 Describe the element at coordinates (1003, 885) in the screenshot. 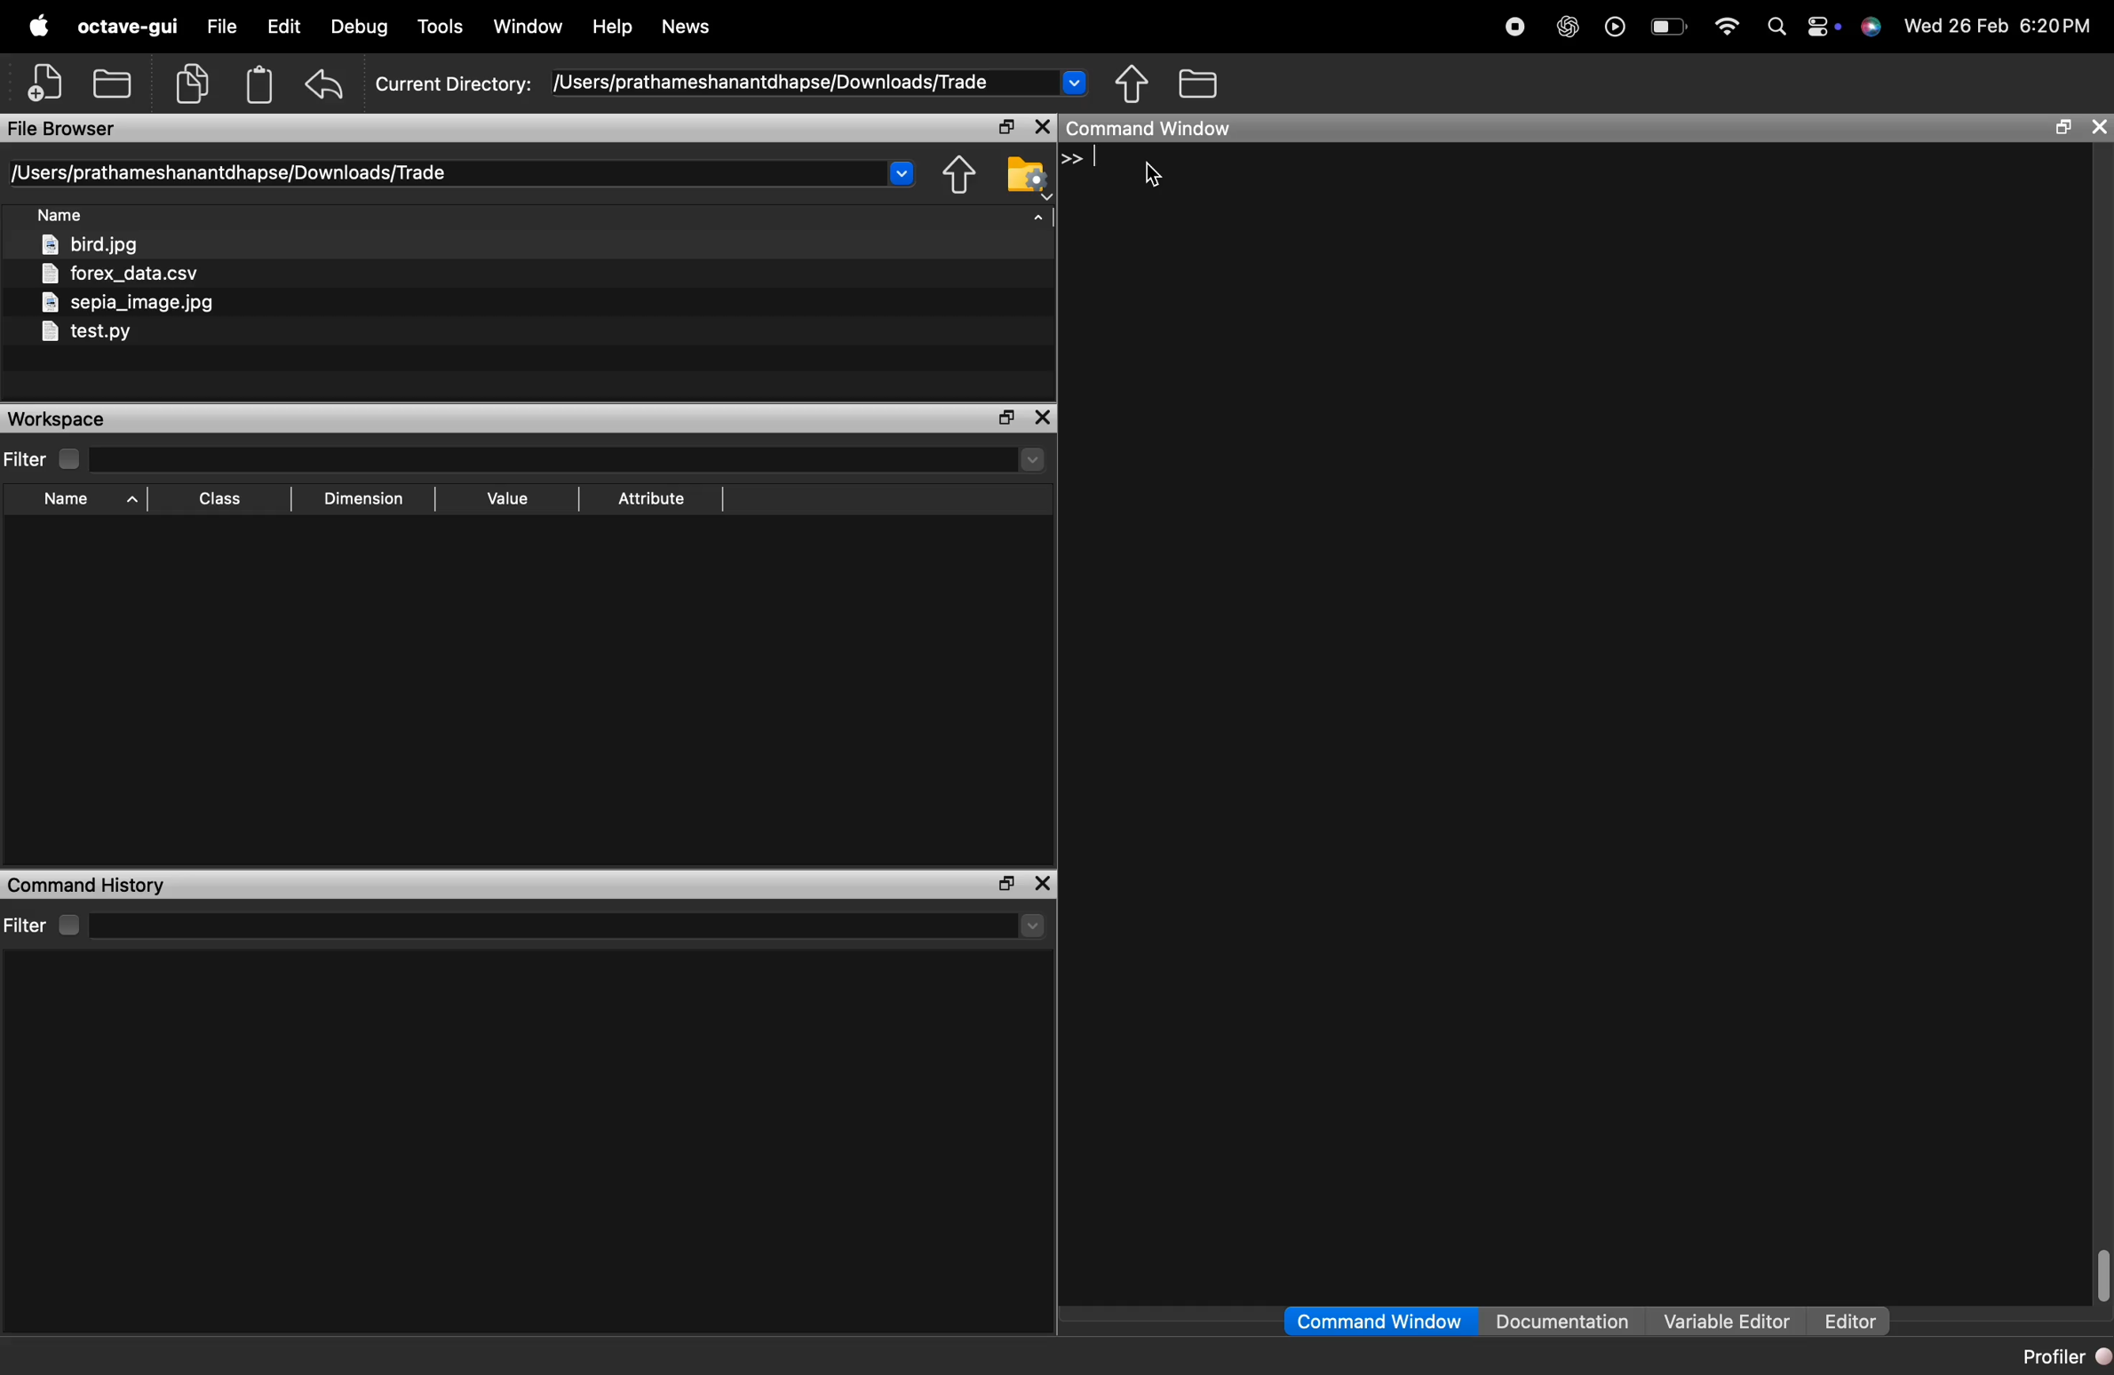

I see `maximize` at that location.